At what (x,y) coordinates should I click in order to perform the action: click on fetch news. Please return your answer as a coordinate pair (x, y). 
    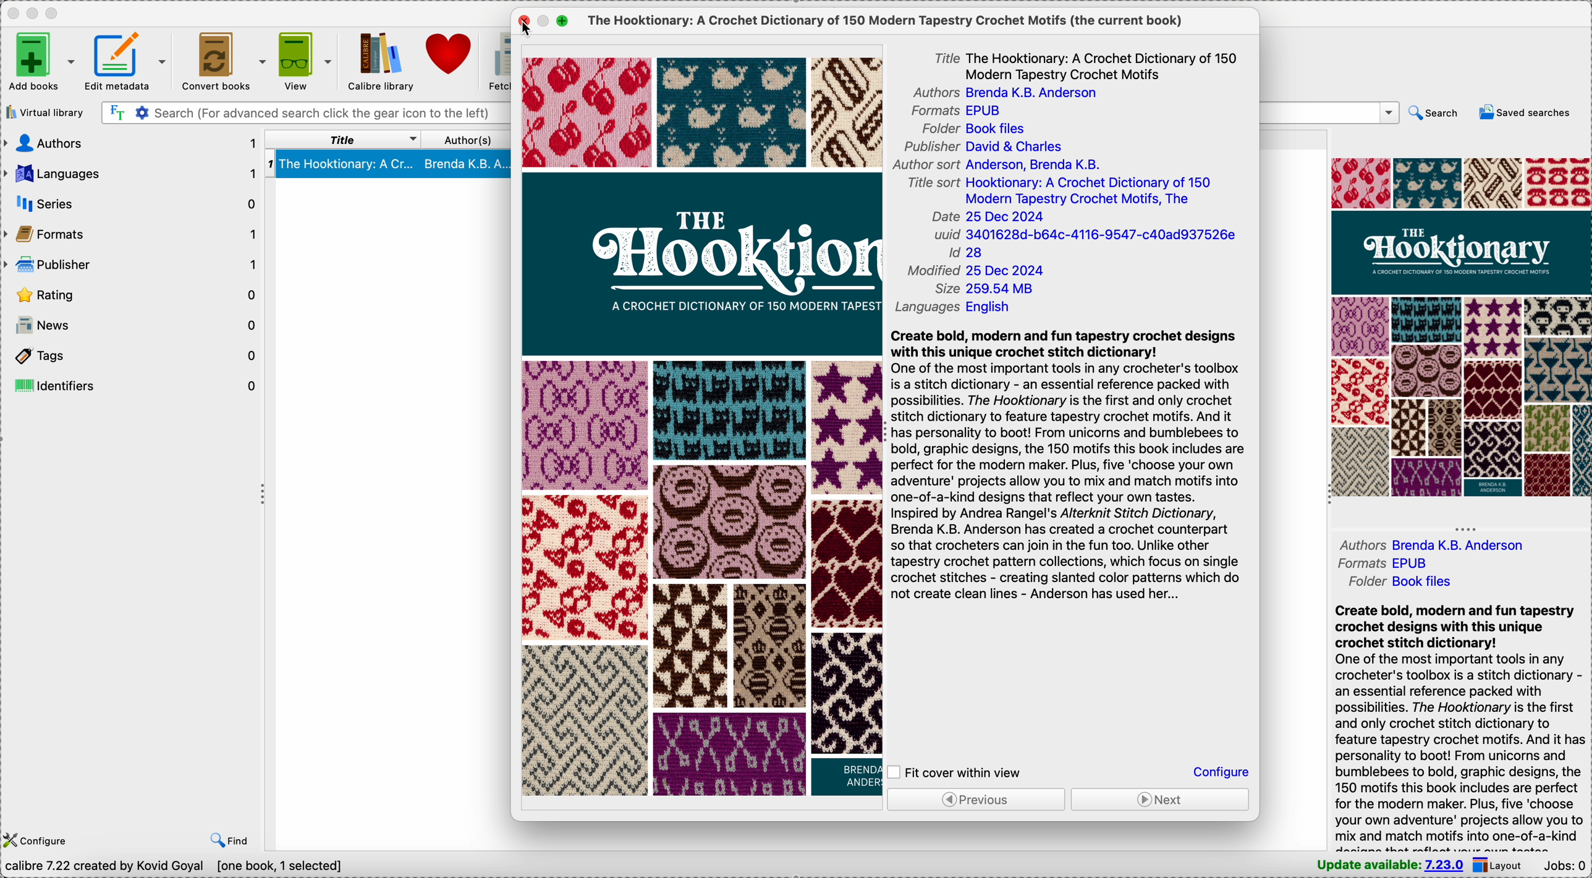
    Looking at the image, I should click on (494, 62).